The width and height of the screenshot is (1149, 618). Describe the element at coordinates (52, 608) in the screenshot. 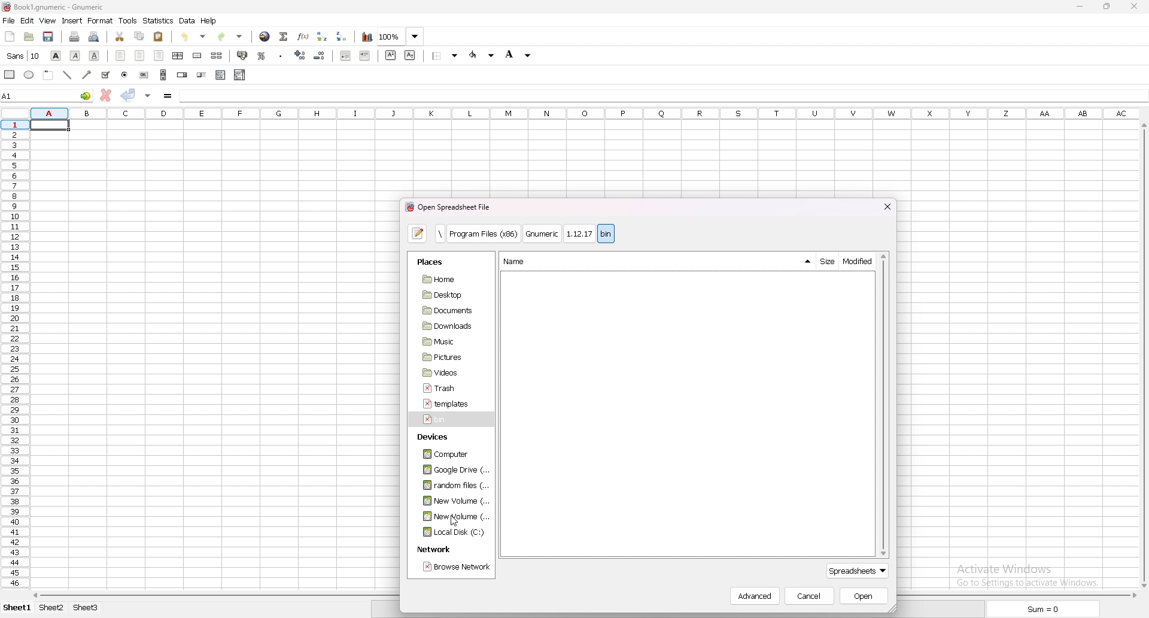

I see `sheet2` at that location.